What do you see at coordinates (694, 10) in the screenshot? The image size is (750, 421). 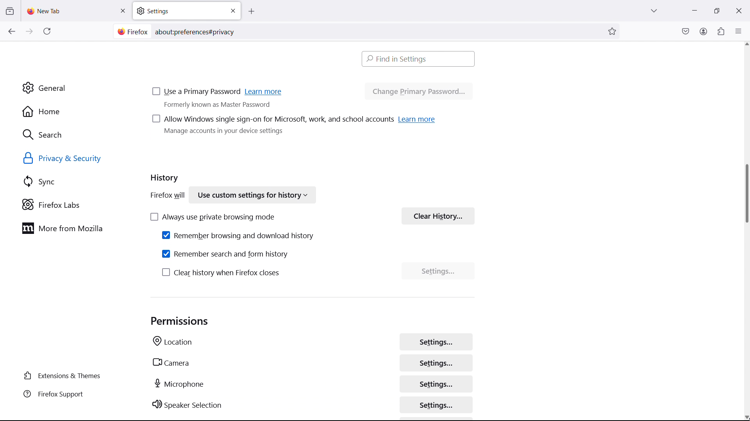 I see `minimize` at bounding box center [694, 10].